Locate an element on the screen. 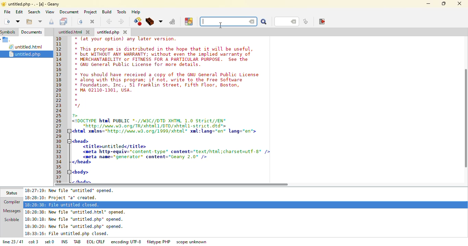 The width and height of the screenshot is (468, 246). * Foundation, Inc., 51 Franklin Street, Fifth Floor, Boston, is located at coordinates (159, 85).